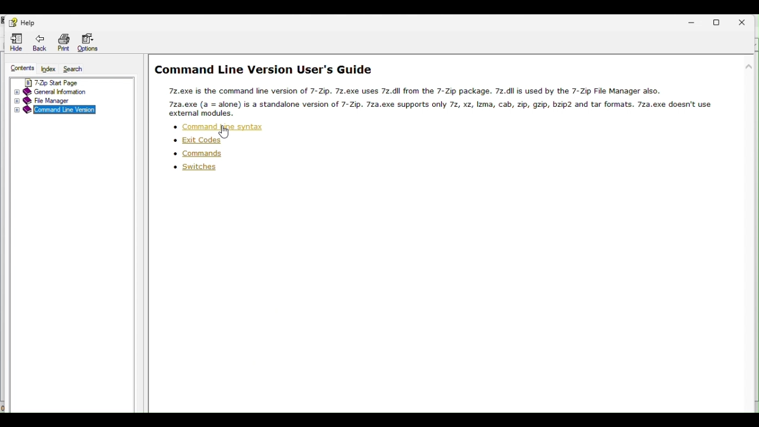  I want to click on Commands, so click(204, 153).